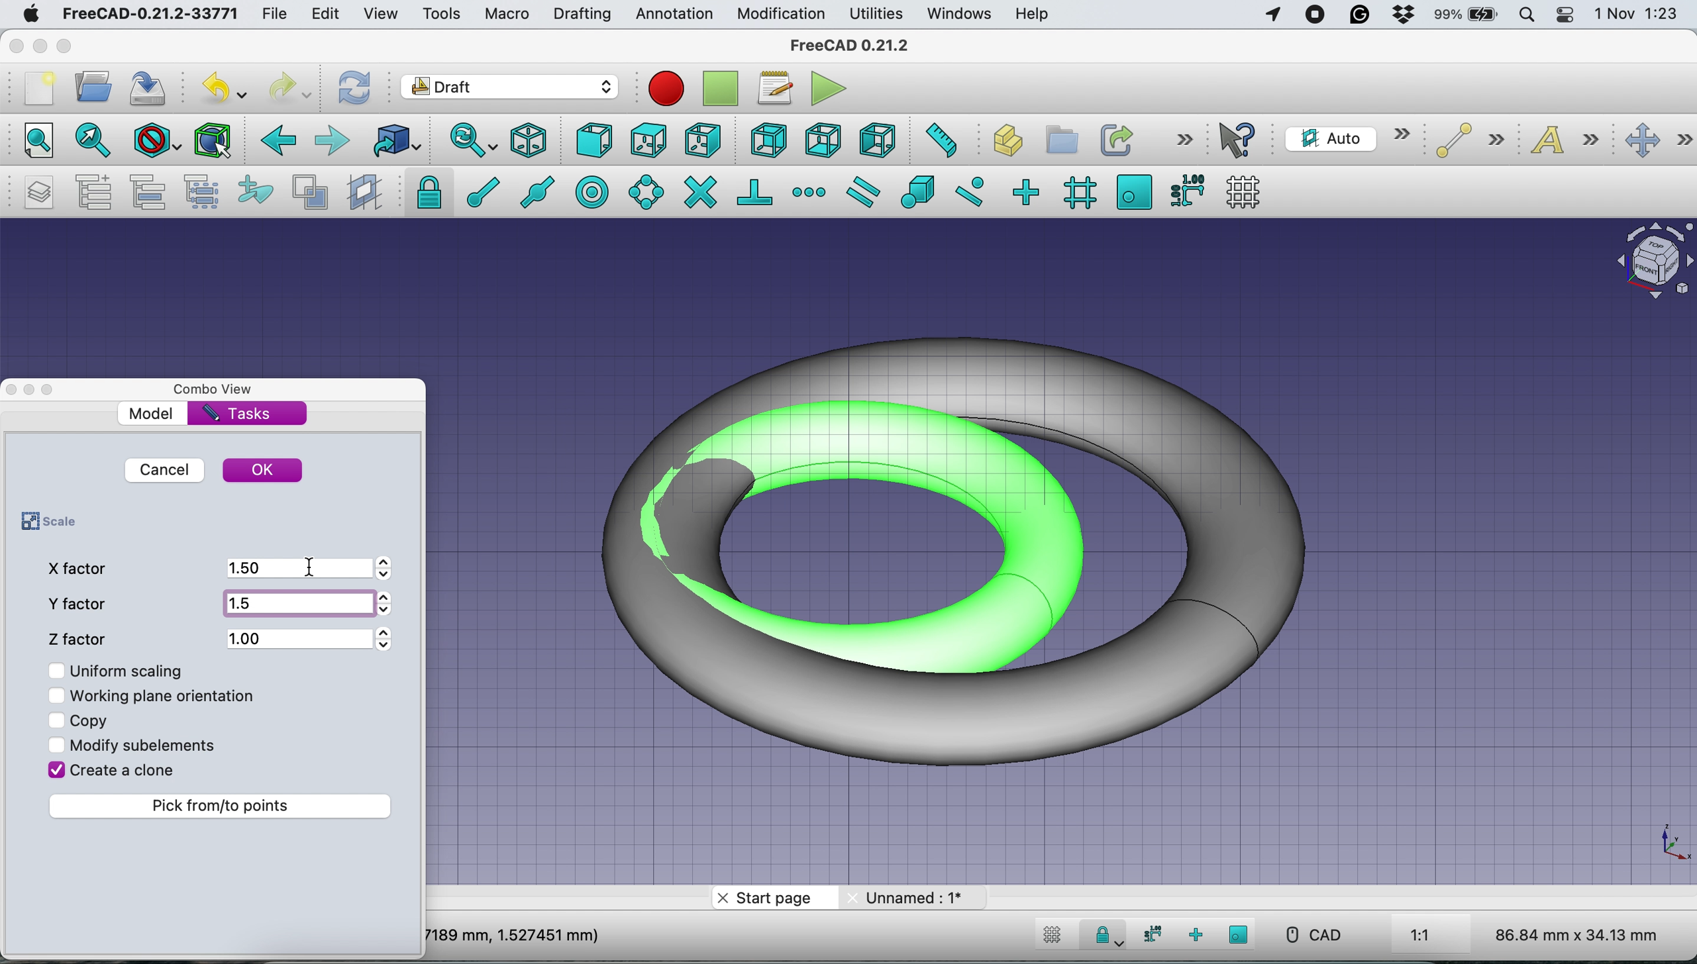  I want to click on bounding box, so click(213, 141).